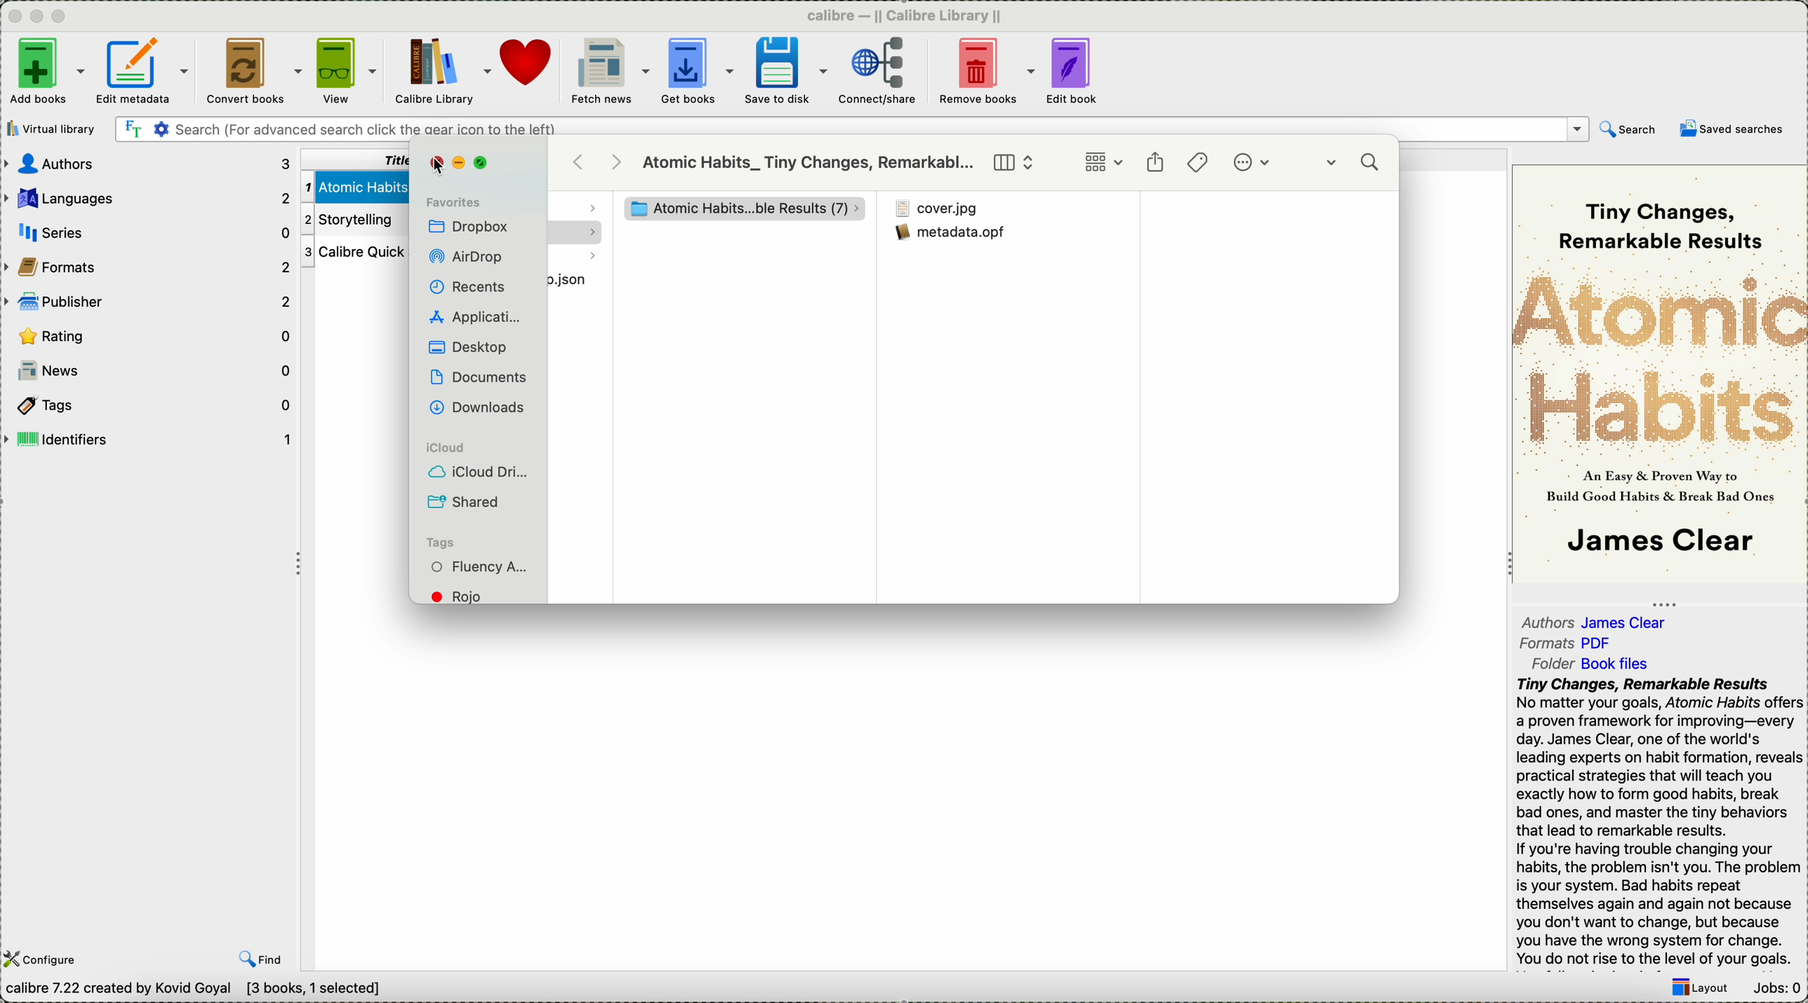 This screenshot has height=1003, width=1808. Describe the element at coordinates (45, 73) in the screenshot. I see `add books` at that location.